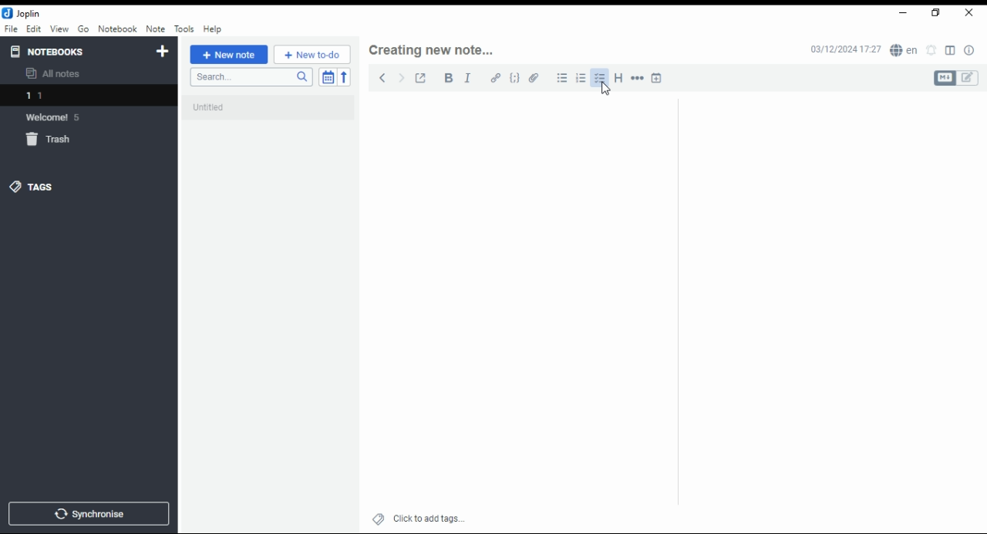  I want to click on search, so click(250, 76).